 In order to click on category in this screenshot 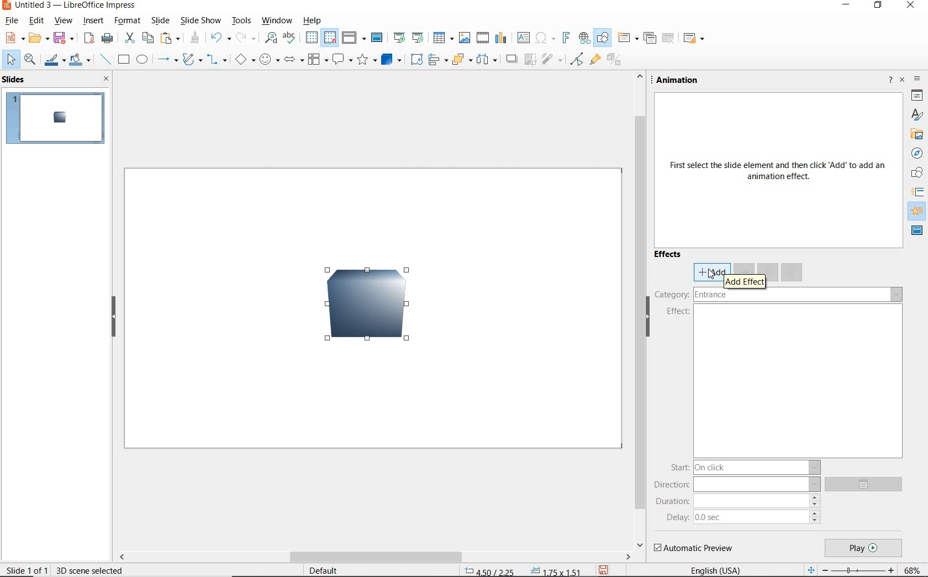, I will do `click(778, 296)`.